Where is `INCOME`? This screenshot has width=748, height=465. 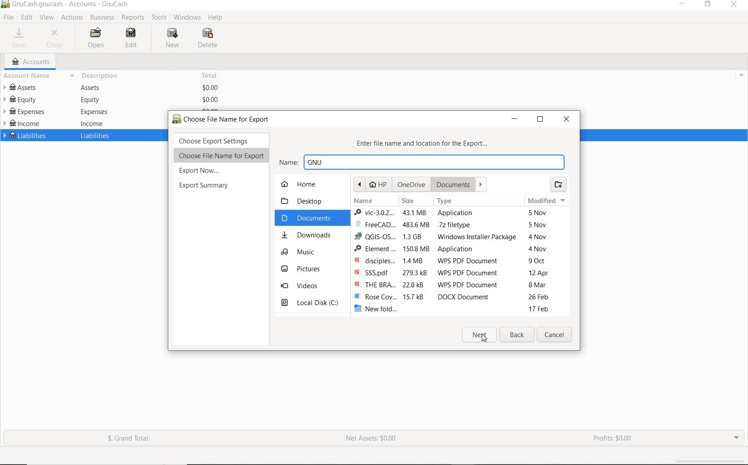
INCOME is located at coordinates (24, 123).